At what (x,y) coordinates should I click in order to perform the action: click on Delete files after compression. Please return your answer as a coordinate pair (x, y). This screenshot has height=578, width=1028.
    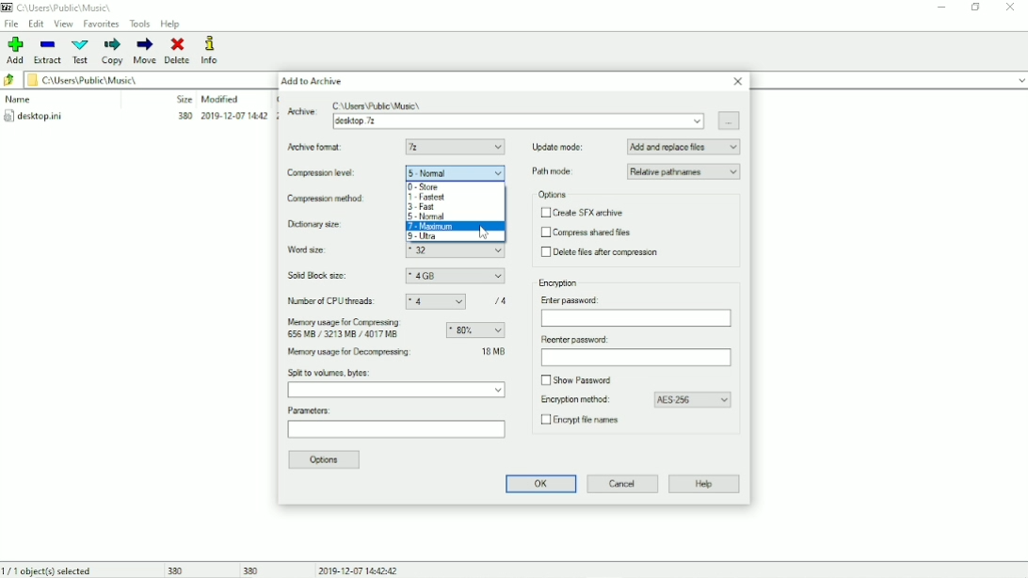
    Looking at the image, I should click on (602, 252).